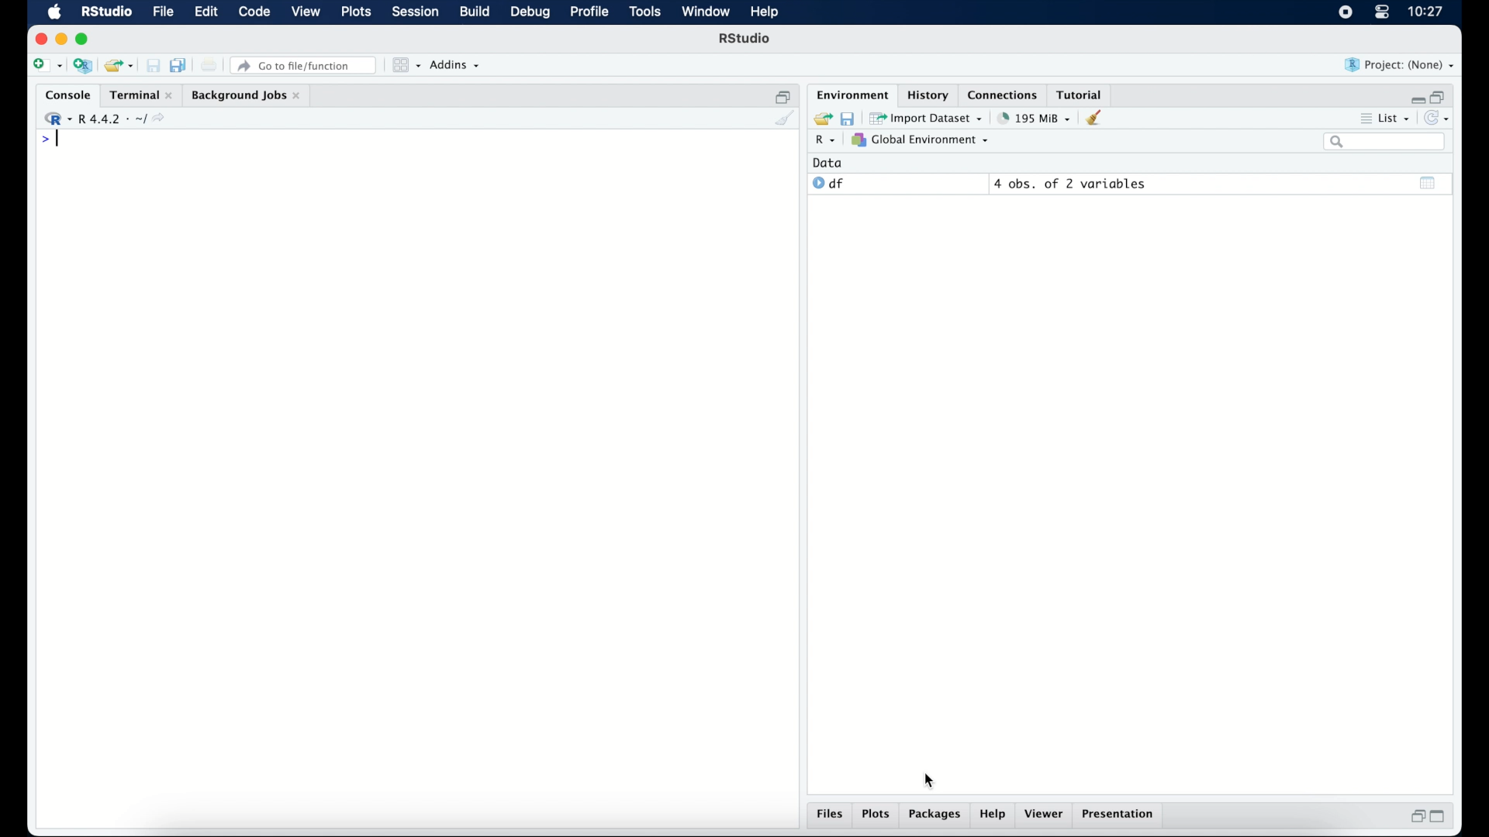 Image resolution: width=1489 pixels, height=837 pixels. What do you see at coordinates (136, 95) in the screenshot?
I see `Terminal` at bounding box center [136, 95].